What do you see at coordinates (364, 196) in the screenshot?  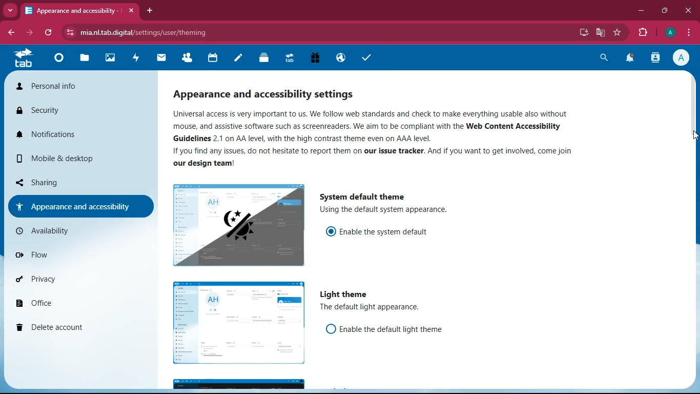 I see `system default` at bounding box center [364, 196].